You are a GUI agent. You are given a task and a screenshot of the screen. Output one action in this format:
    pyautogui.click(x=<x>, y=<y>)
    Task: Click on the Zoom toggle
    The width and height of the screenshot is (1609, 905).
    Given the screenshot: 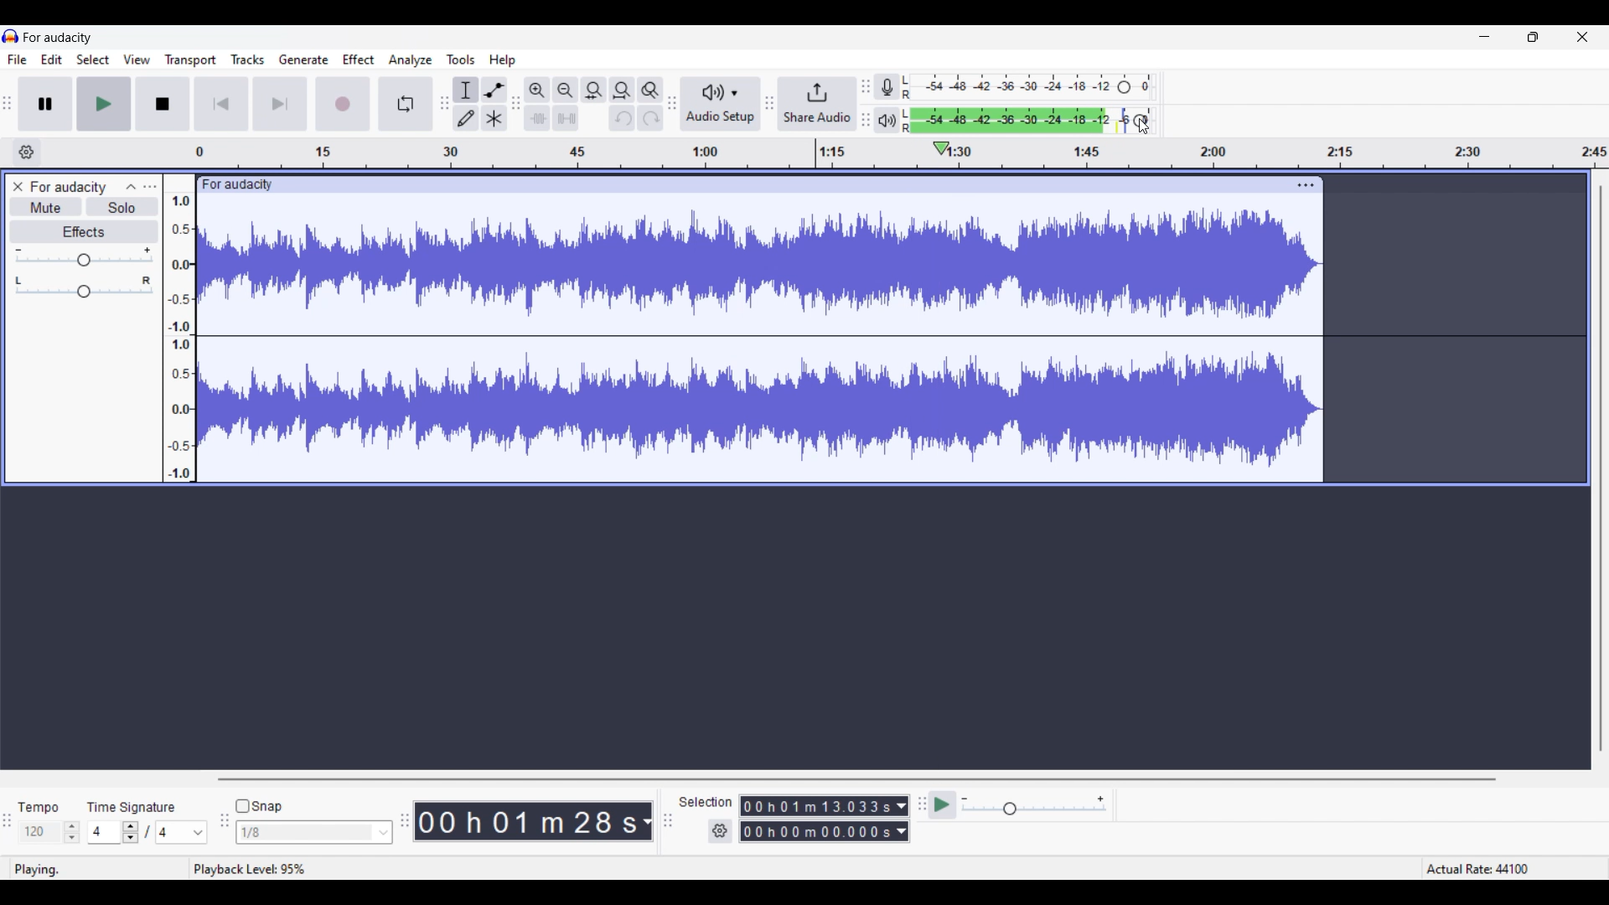 What is the action you would take?
    pyautogui.click(x=650, y=90)
    